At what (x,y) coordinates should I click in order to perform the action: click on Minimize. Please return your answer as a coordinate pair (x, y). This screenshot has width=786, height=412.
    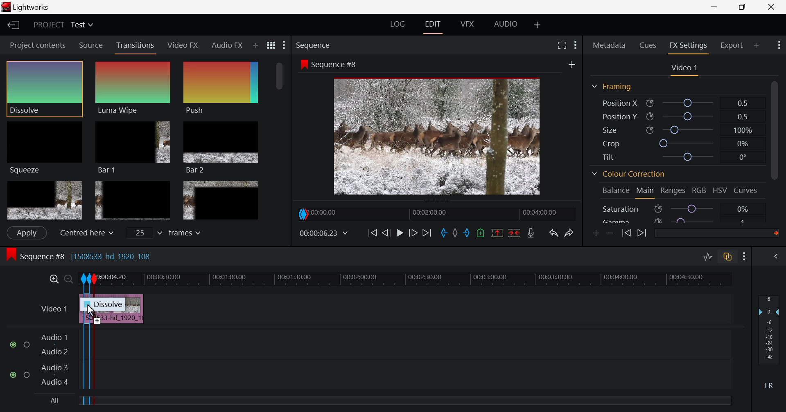
    Looking at the image, I should click on (746, 7).